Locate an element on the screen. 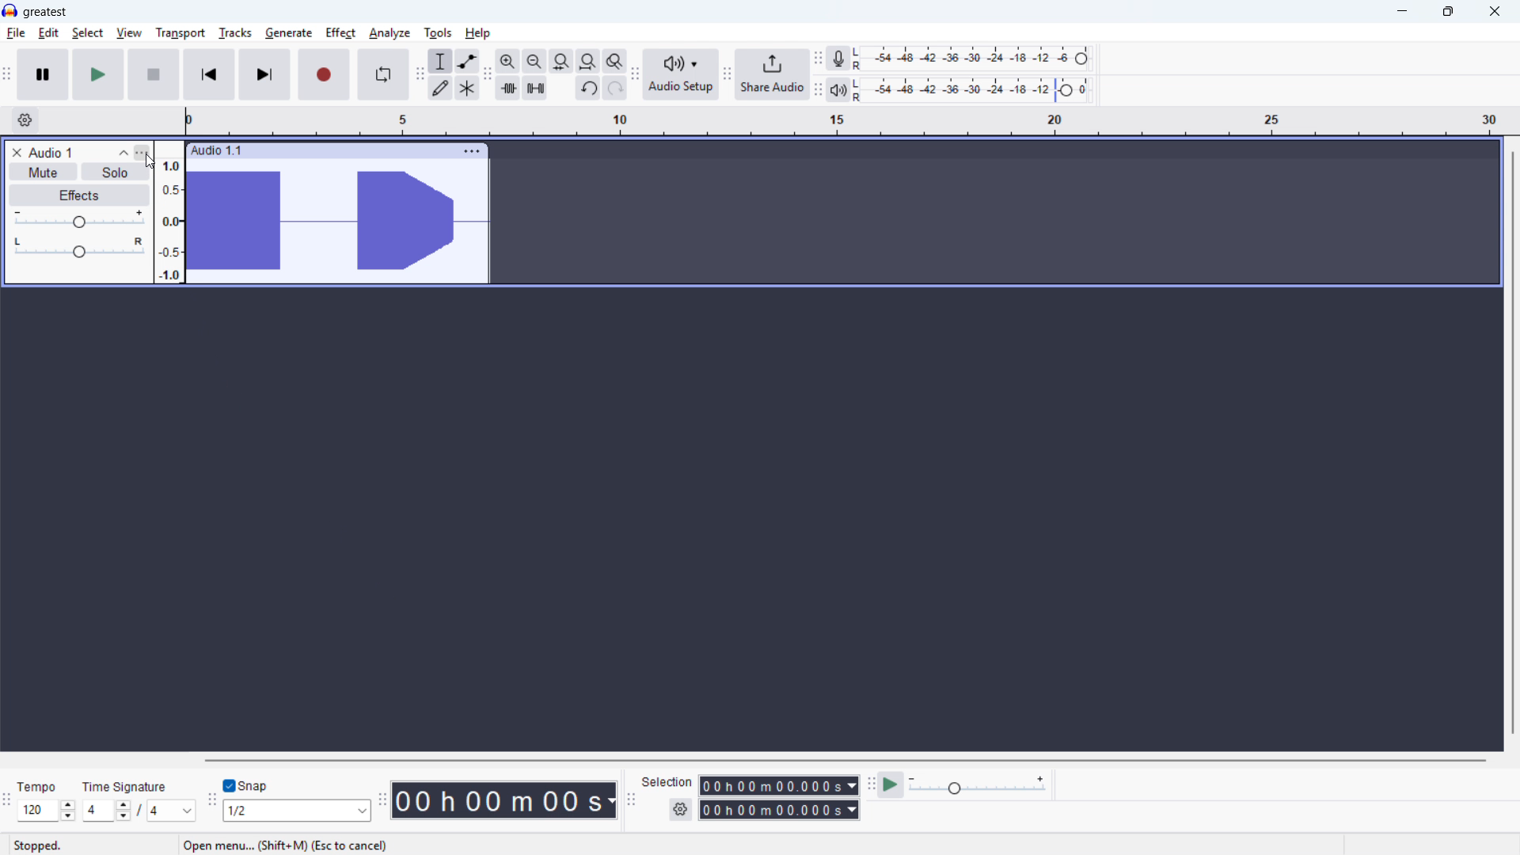 The height and width of the screenshot is (855, 1520). Set snapping  is located at coordinates (296, 810).